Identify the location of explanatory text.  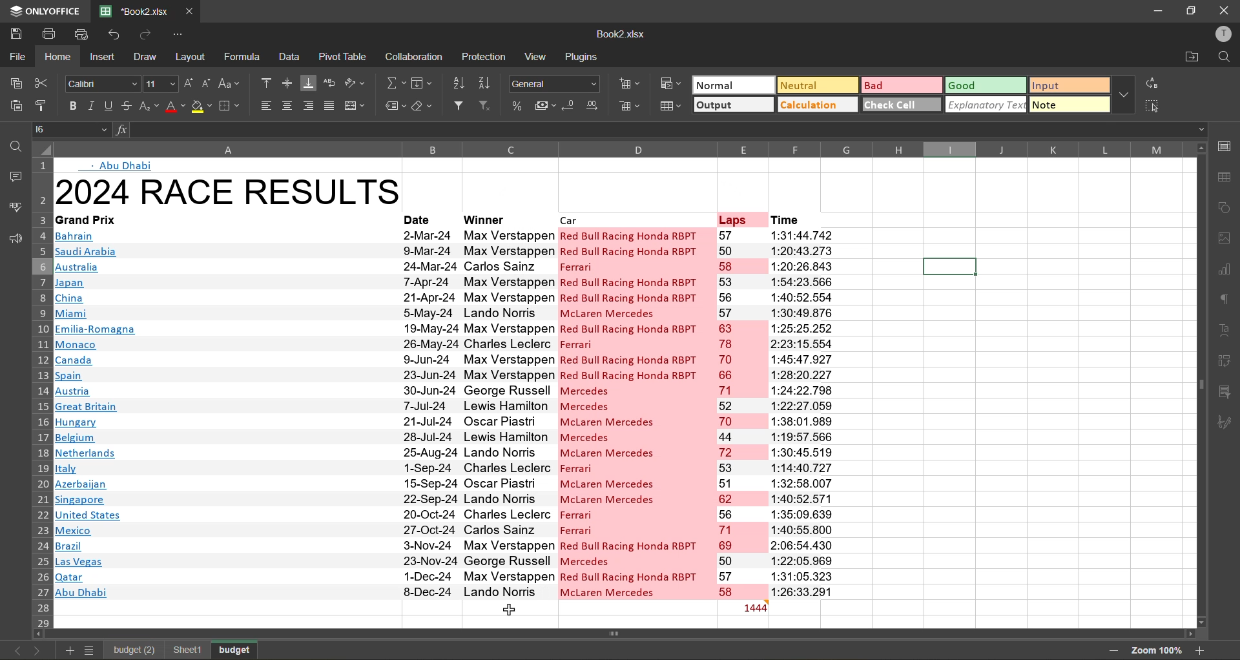
(987, 104).